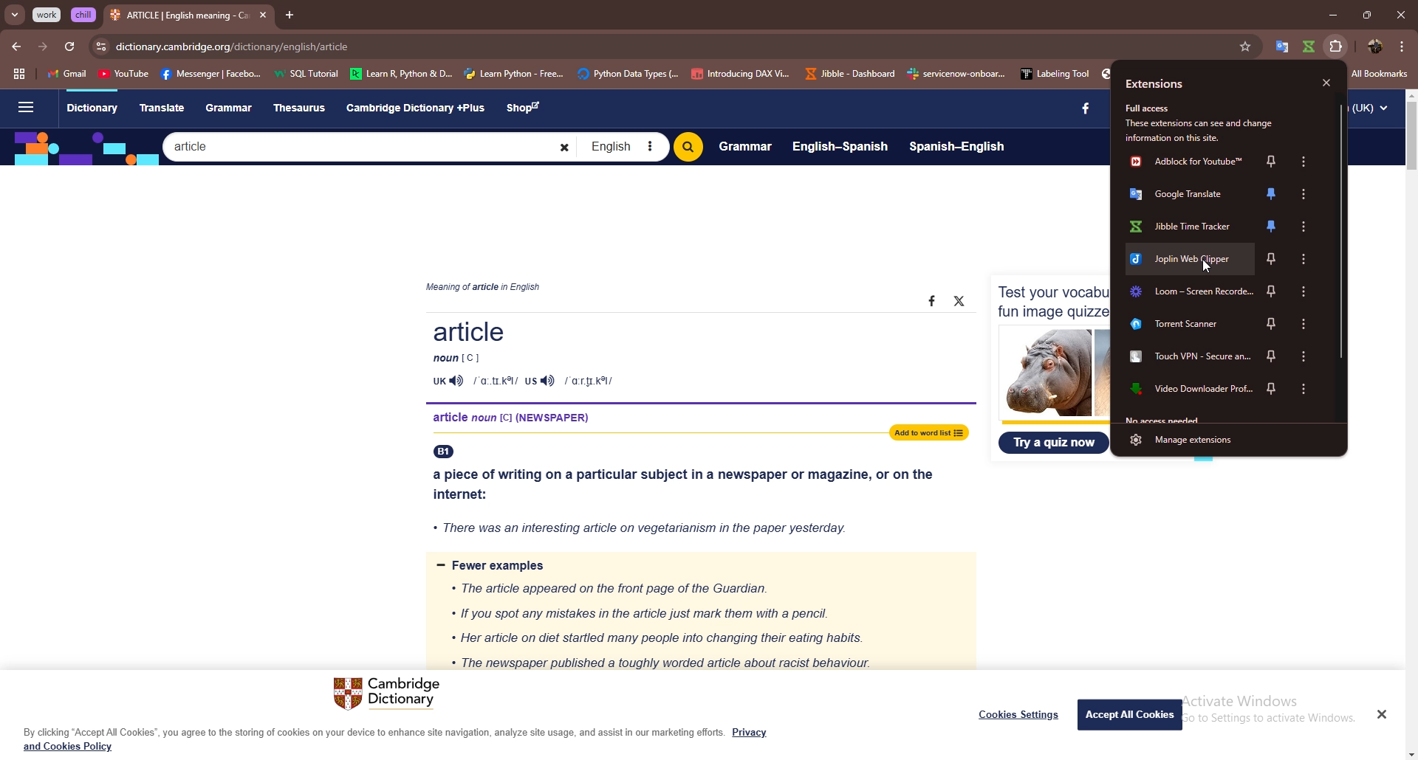  I want to click on close tab, so click(263, 15).